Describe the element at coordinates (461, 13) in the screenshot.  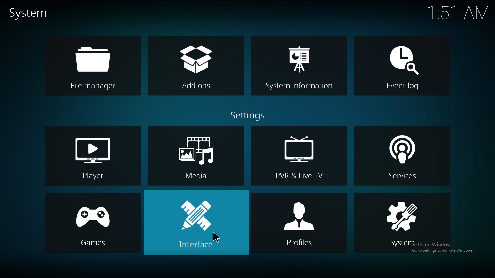
I see `1:97 AM` at that location.